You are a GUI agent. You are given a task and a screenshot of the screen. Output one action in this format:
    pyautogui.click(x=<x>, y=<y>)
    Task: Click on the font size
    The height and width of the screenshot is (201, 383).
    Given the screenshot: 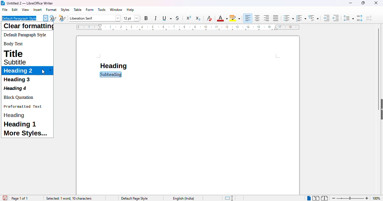 What is the action you would take?
    pyautogui.click(x=131, y=18)
    